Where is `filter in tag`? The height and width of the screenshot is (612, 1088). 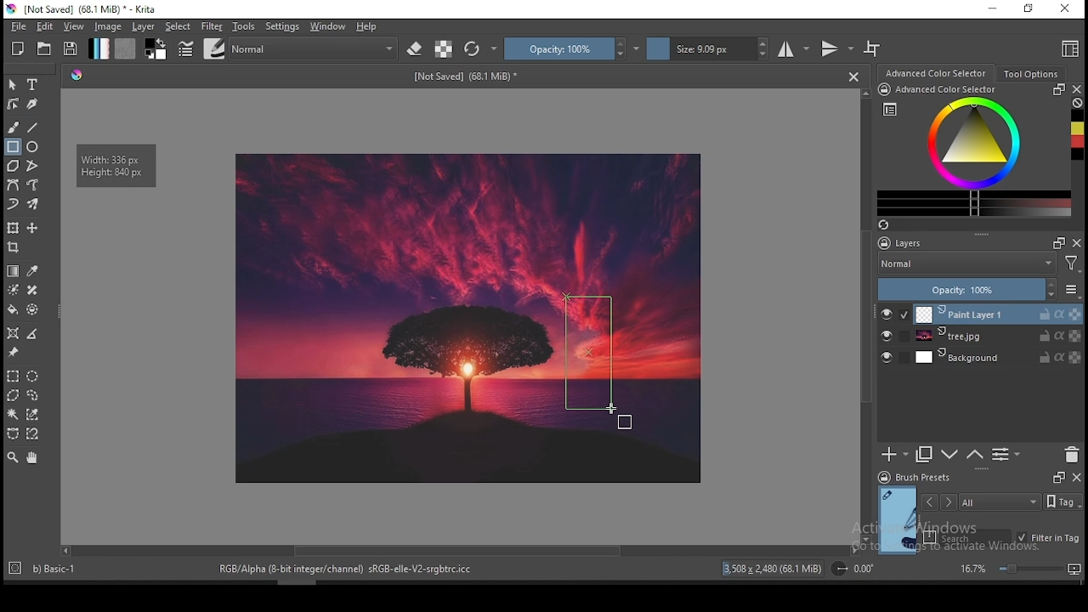 filter in tag is located at coordinates (1049, 536).